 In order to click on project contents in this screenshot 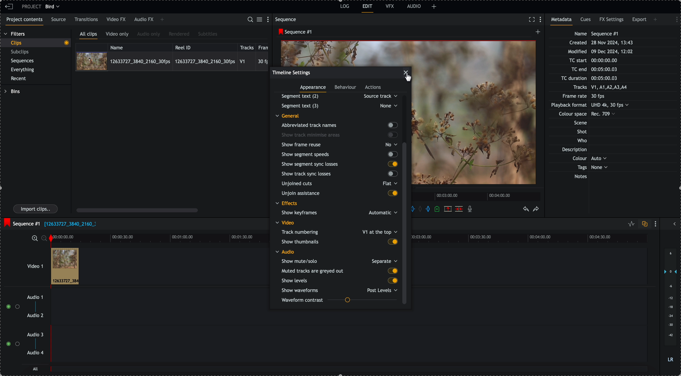, I will do `click(23, 21)`.